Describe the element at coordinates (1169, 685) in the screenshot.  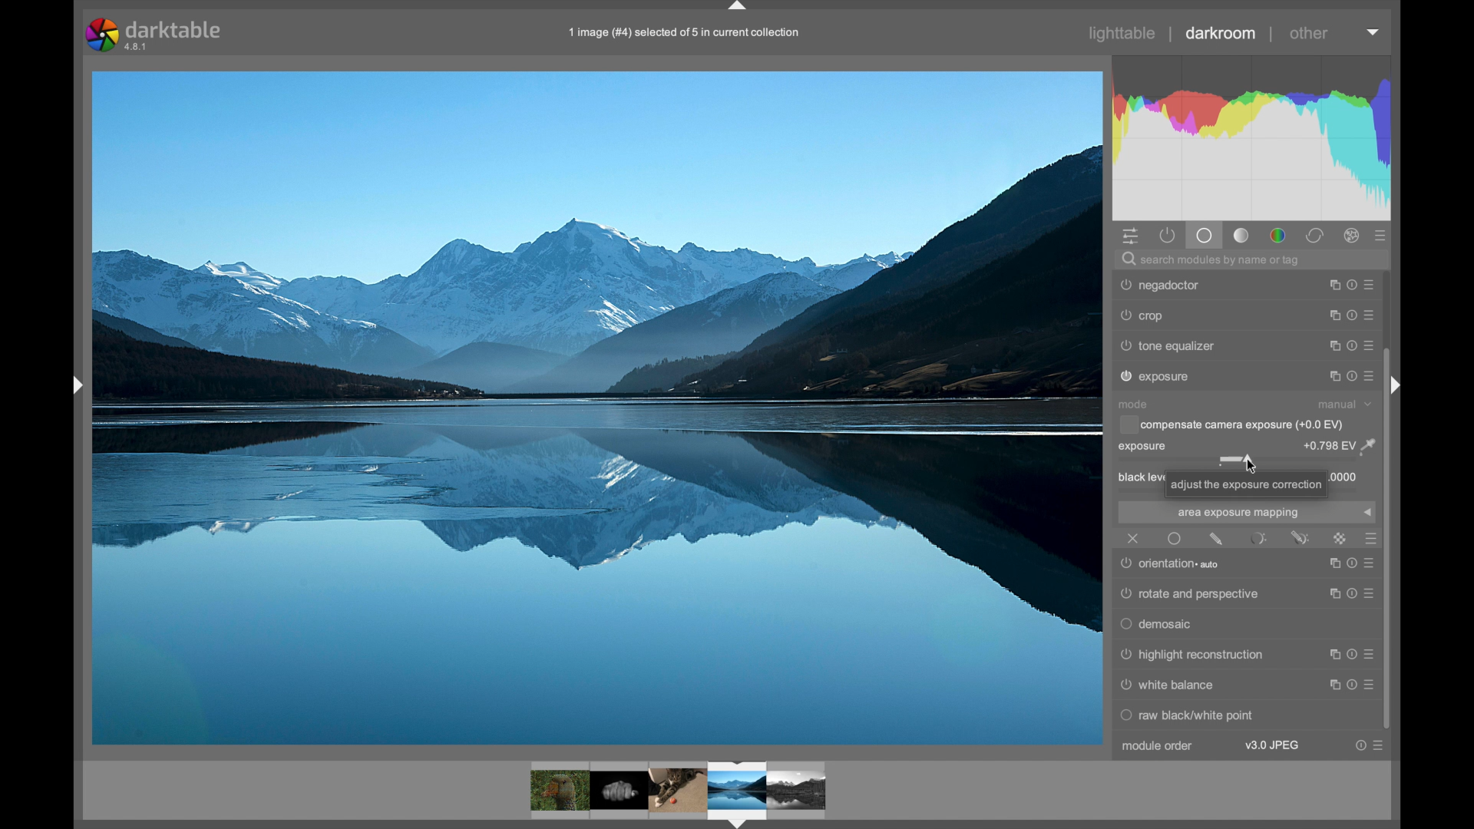
I see `white balance` at that location.